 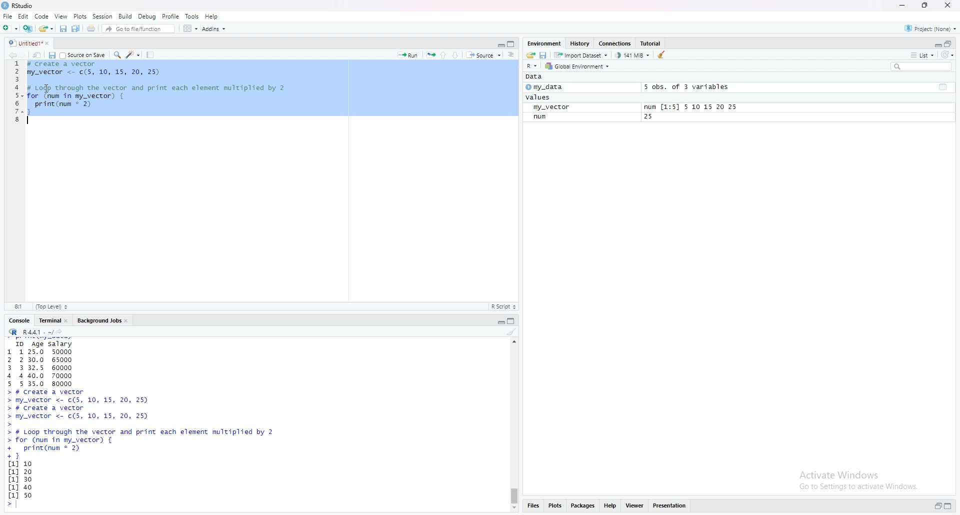 What do you see at coordinates (103, 320) in the screenshot?
I see `Background jobs` at bounding box center [103, 320].